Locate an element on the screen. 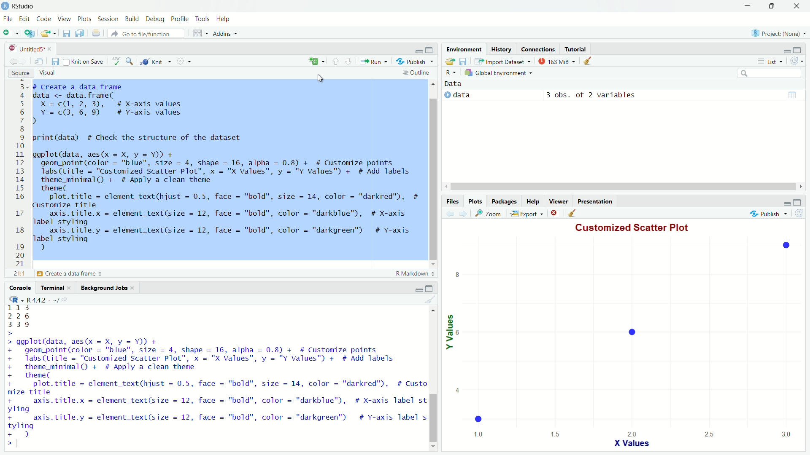 This screenshot has height=455, width=810. Go forward to the next source location is located at coordinates (27, 62).